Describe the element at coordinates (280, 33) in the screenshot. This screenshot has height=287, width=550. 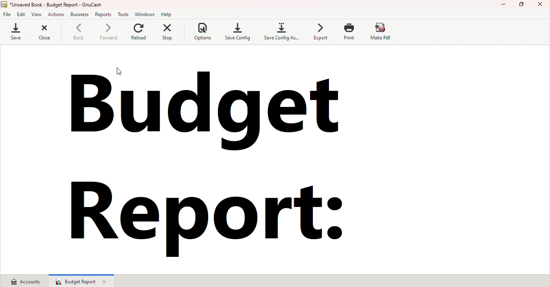
I see `Save config as` at that location.